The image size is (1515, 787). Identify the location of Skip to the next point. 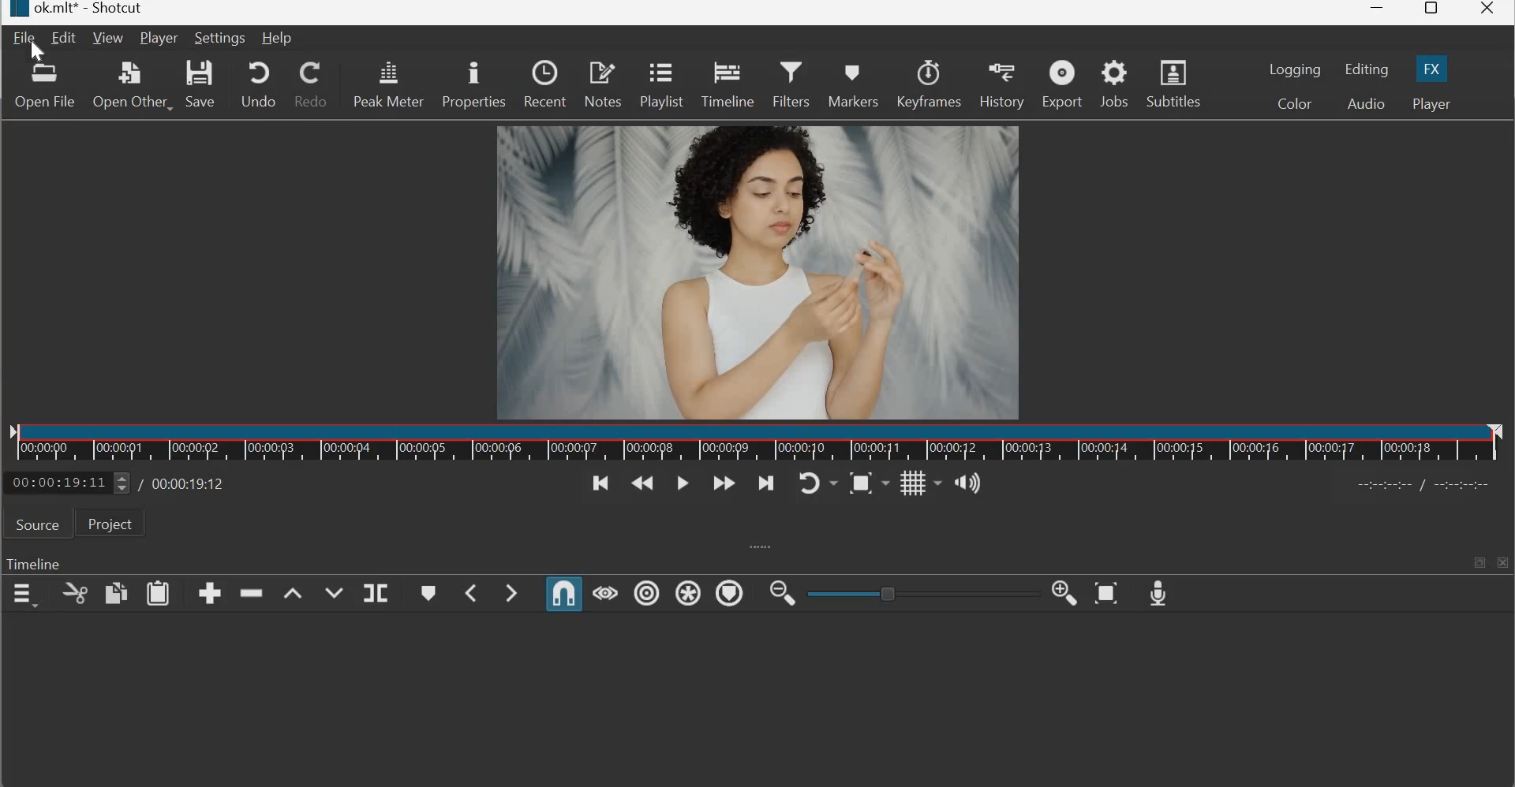
(767, 483).